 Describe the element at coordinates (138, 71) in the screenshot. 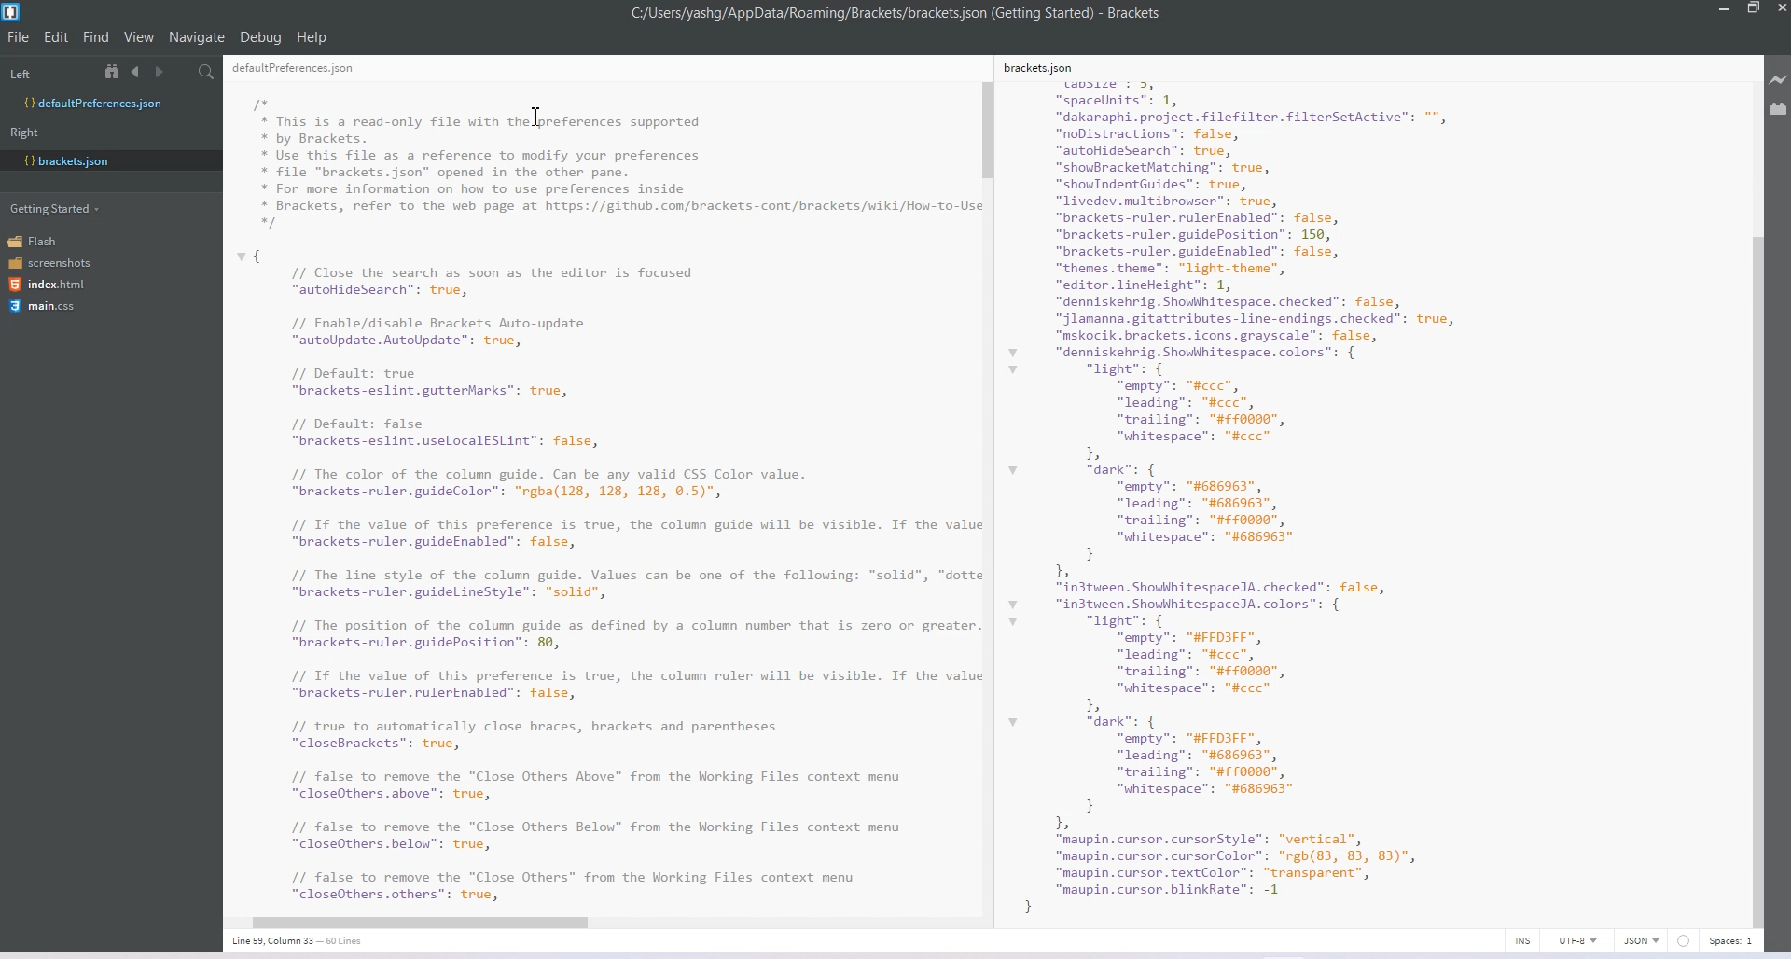

I see `Navigate Backward` at that location.